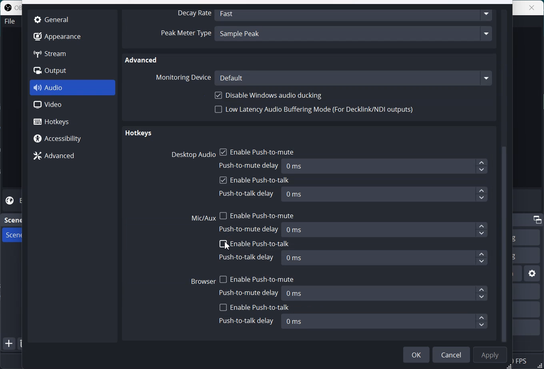  What do you see at coordinates (384, 321) in the screenshot?
I see `0 ms` at bounding box center [384, 321].